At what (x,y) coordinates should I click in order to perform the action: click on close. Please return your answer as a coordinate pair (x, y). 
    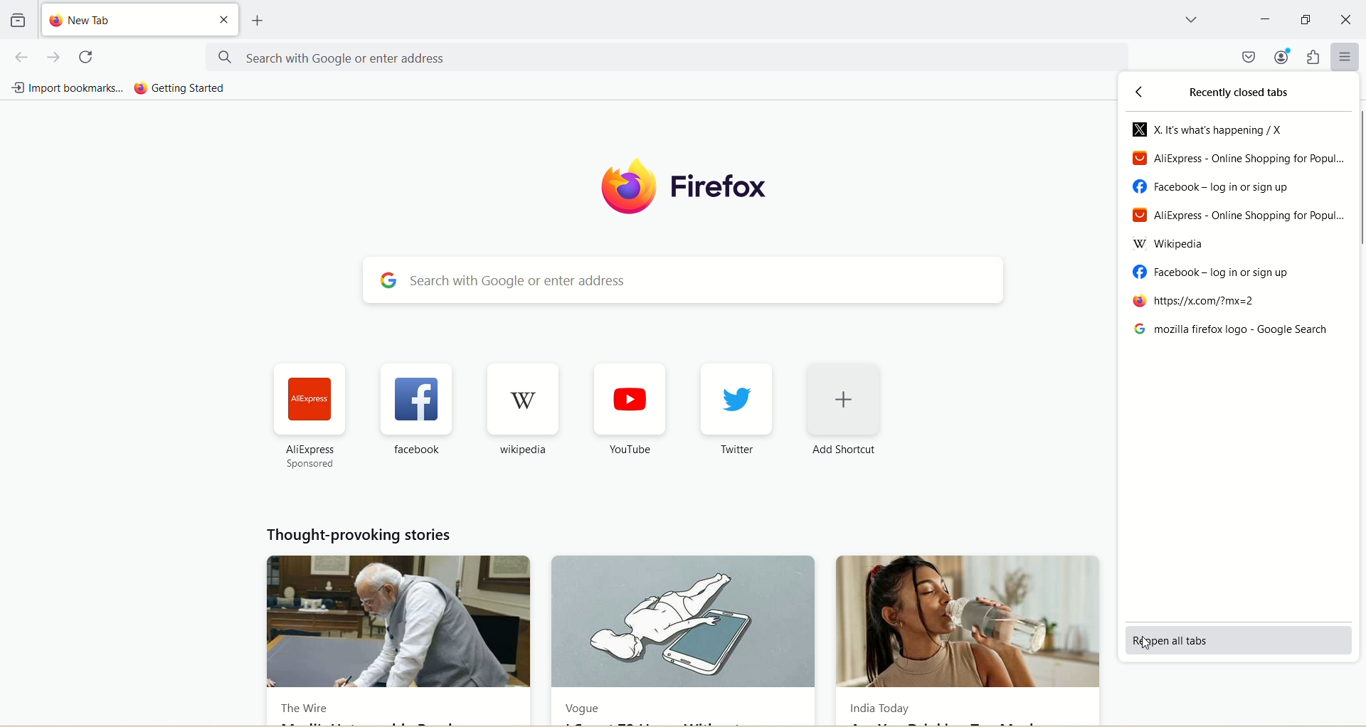
    Looking at the image, I should click on (1345, 18).